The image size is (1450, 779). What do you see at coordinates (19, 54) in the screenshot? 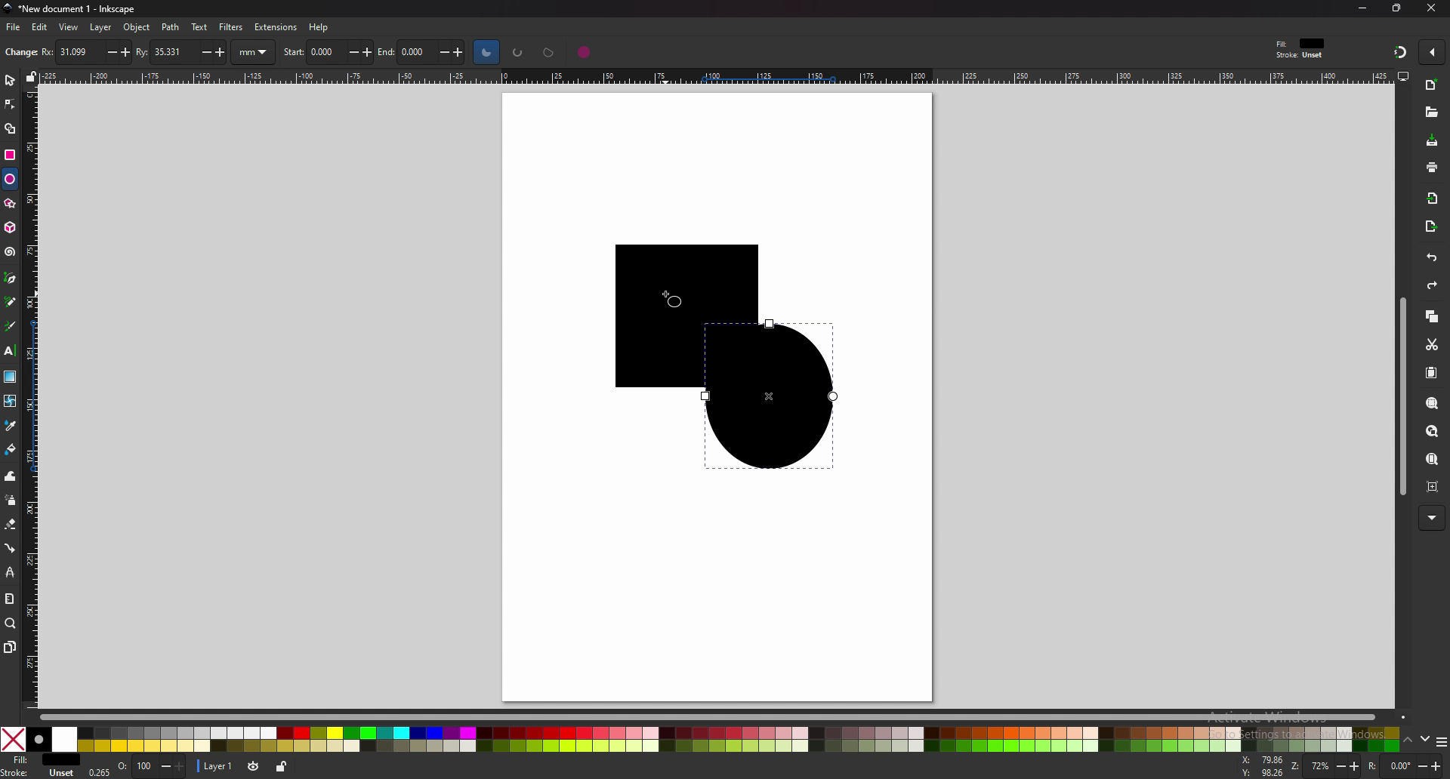
I see `new` at bounding box center [19, 54].